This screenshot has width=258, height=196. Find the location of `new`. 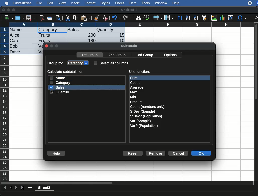

new is located at coordinates (8, 18).